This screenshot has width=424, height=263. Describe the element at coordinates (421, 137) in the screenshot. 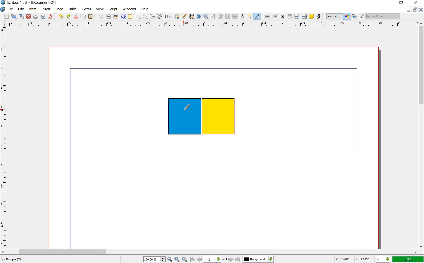

I see `scrollbar` at that location.